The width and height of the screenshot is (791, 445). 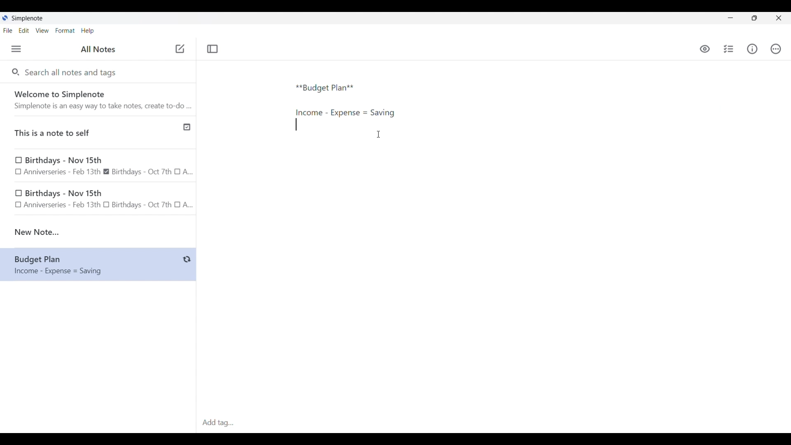 What do you see at coordinates (752, 49) in the screenshot?
I see `Info` at bounding box center [752, 49].